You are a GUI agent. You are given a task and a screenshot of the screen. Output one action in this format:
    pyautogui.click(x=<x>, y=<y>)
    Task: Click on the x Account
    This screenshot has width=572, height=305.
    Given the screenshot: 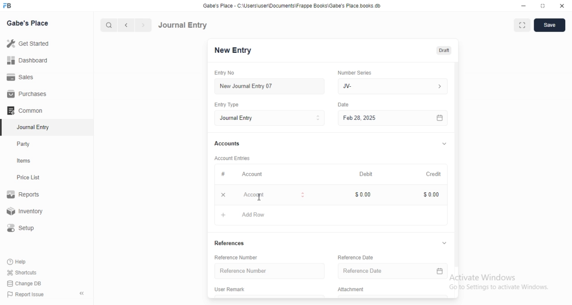 What is the action you would take?
    pyautogui.click(x=261, y=196)
    